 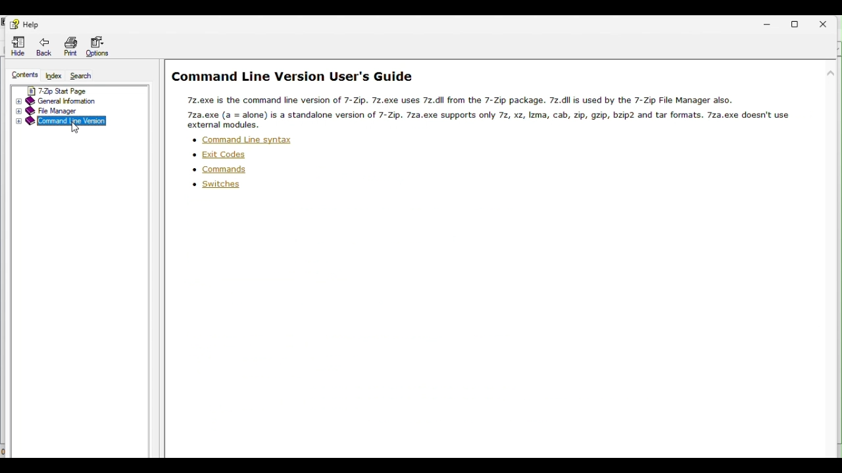 I want to click on Contents, so click(x=20, y=74).